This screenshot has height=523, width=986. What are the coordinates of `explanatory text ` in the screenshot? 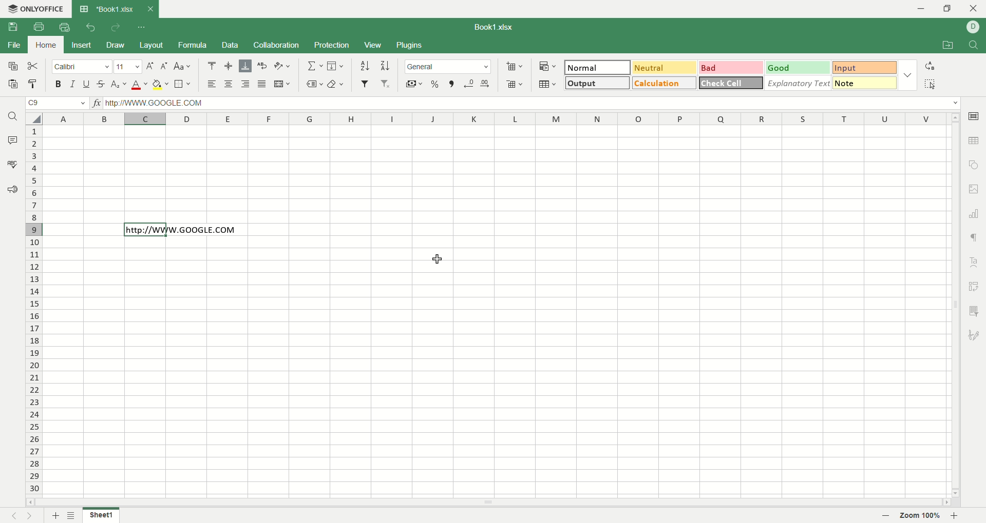 It's located at (799, 83).